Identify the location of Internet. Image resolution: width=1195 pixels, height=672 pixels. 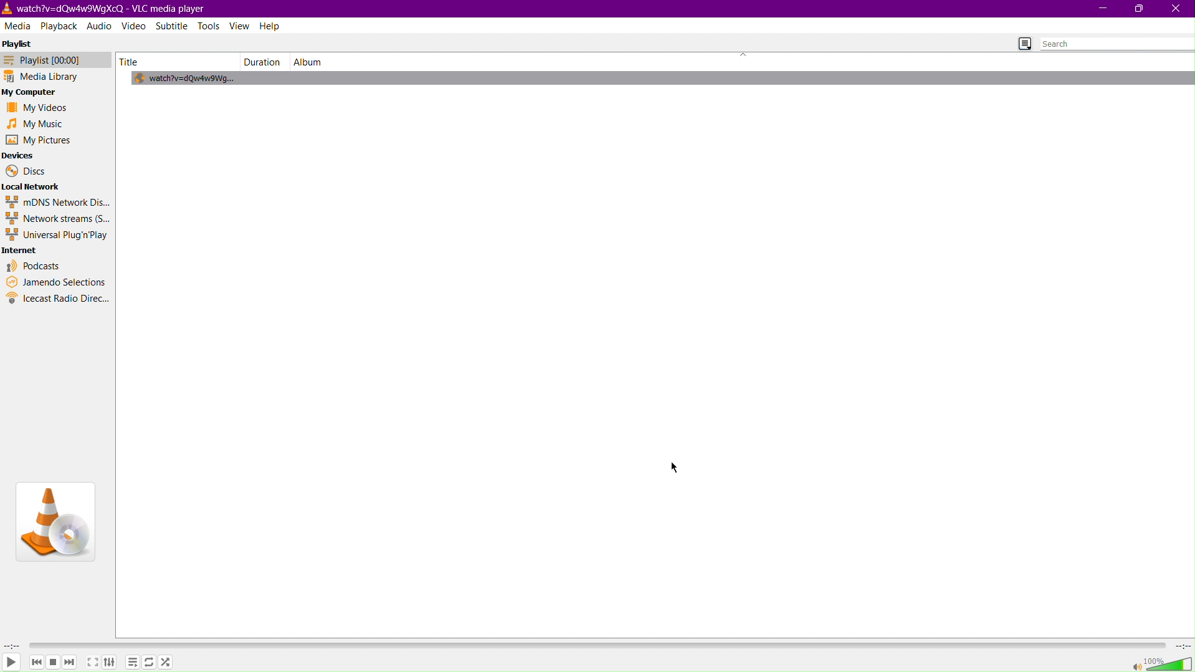
(24, 251).